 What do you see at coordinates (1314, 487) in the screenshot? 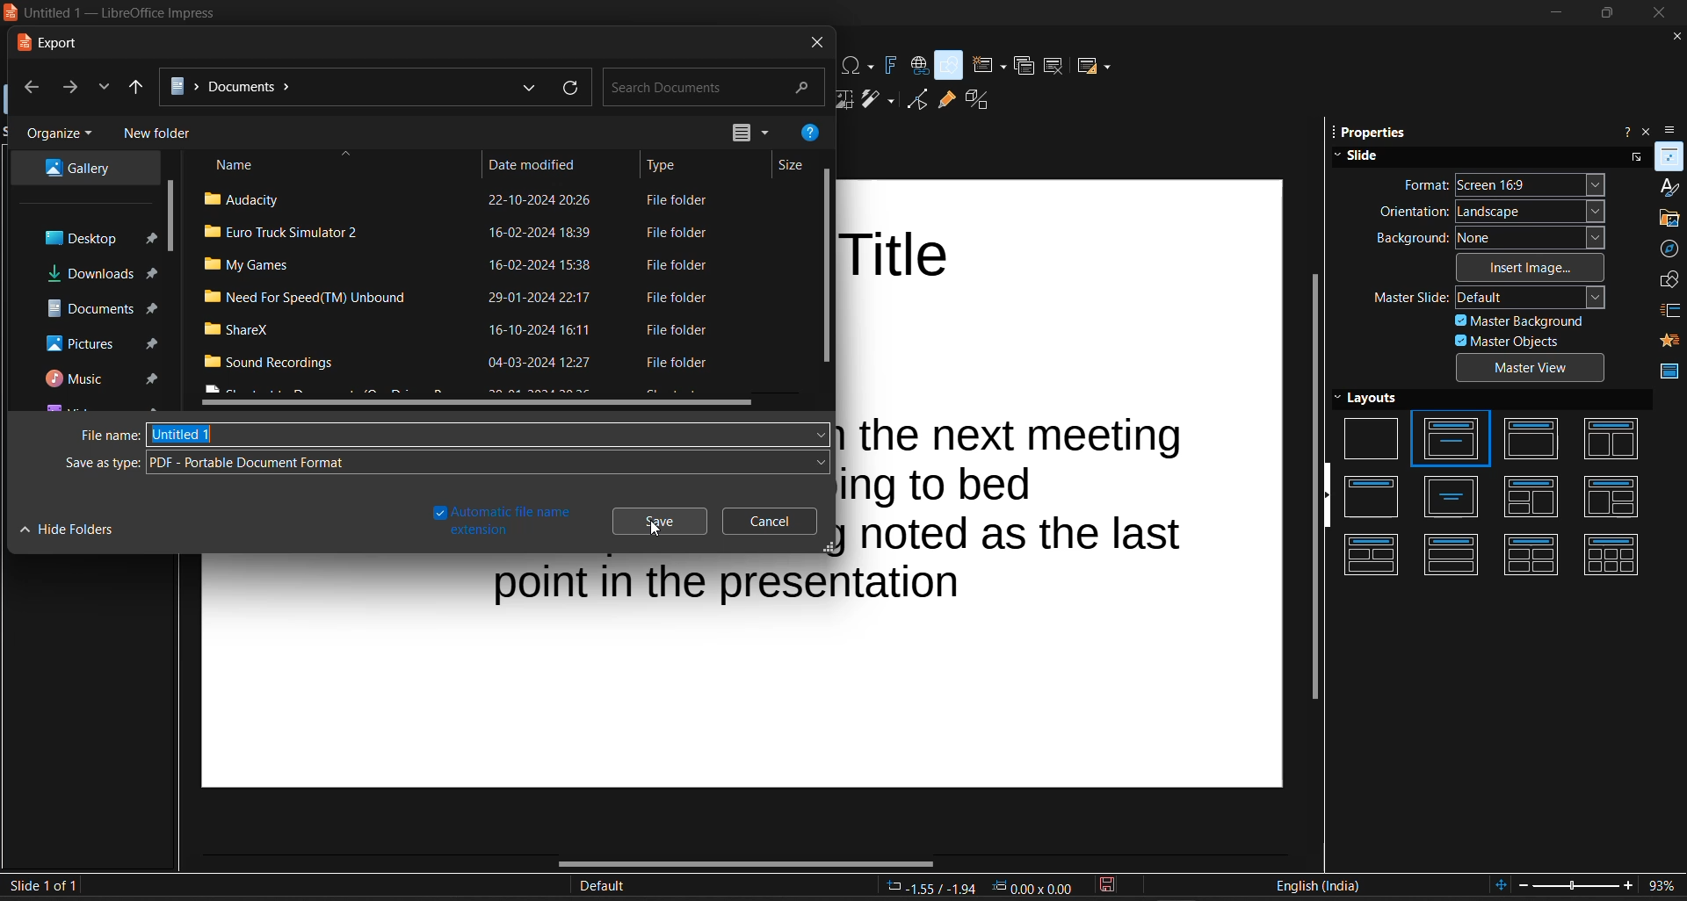
I see `vertical scroll bar` at bounding box center [1314, 487].